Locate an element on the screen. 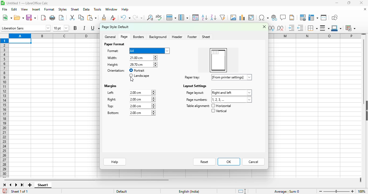 Image resolution: width=368 pixels, height=194 pixels. insert image is located at coordinates (234, 18).